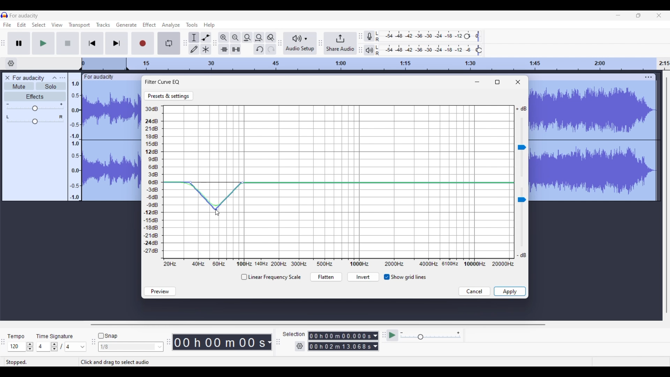  Describe the element at coordinates (127, 347) in the screenshot. I see `Type in snap` at that location.